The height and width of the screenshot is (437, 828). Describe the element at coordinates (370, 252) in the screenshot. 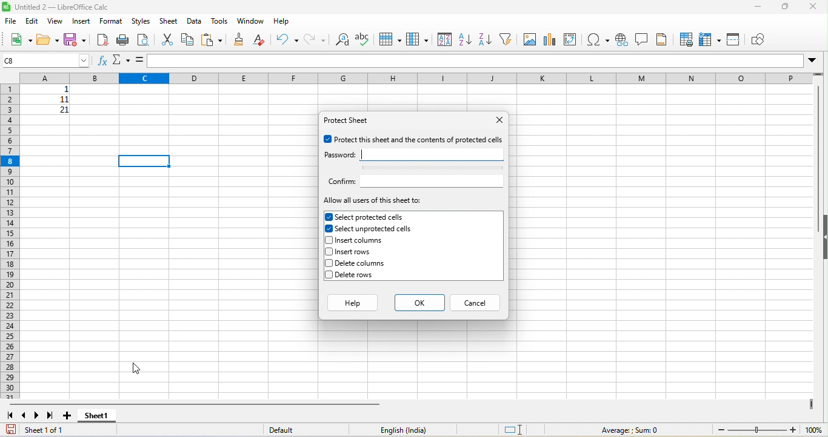

I see `insert rows` at that location.